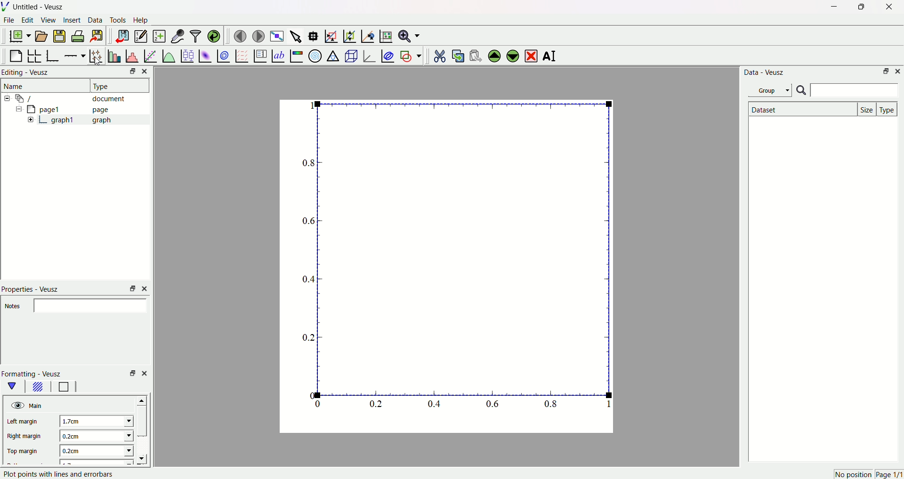 Image resolution: width=904 pixels, height=479 pixels. I want to click on Logo, so click(7, 7).